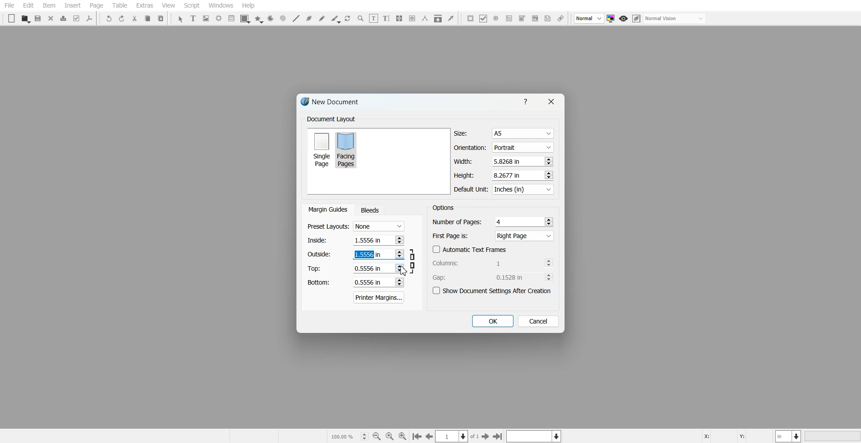  What do you see at coordinates (425, 18) in the screenshot?
I see `Measurement` at bounding box center [425, 18].